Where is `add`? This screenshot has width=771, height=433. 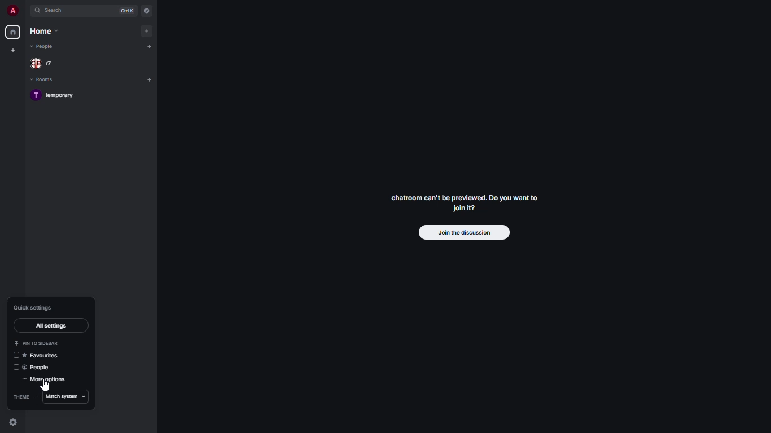
add is located at coordinates (150, 46).